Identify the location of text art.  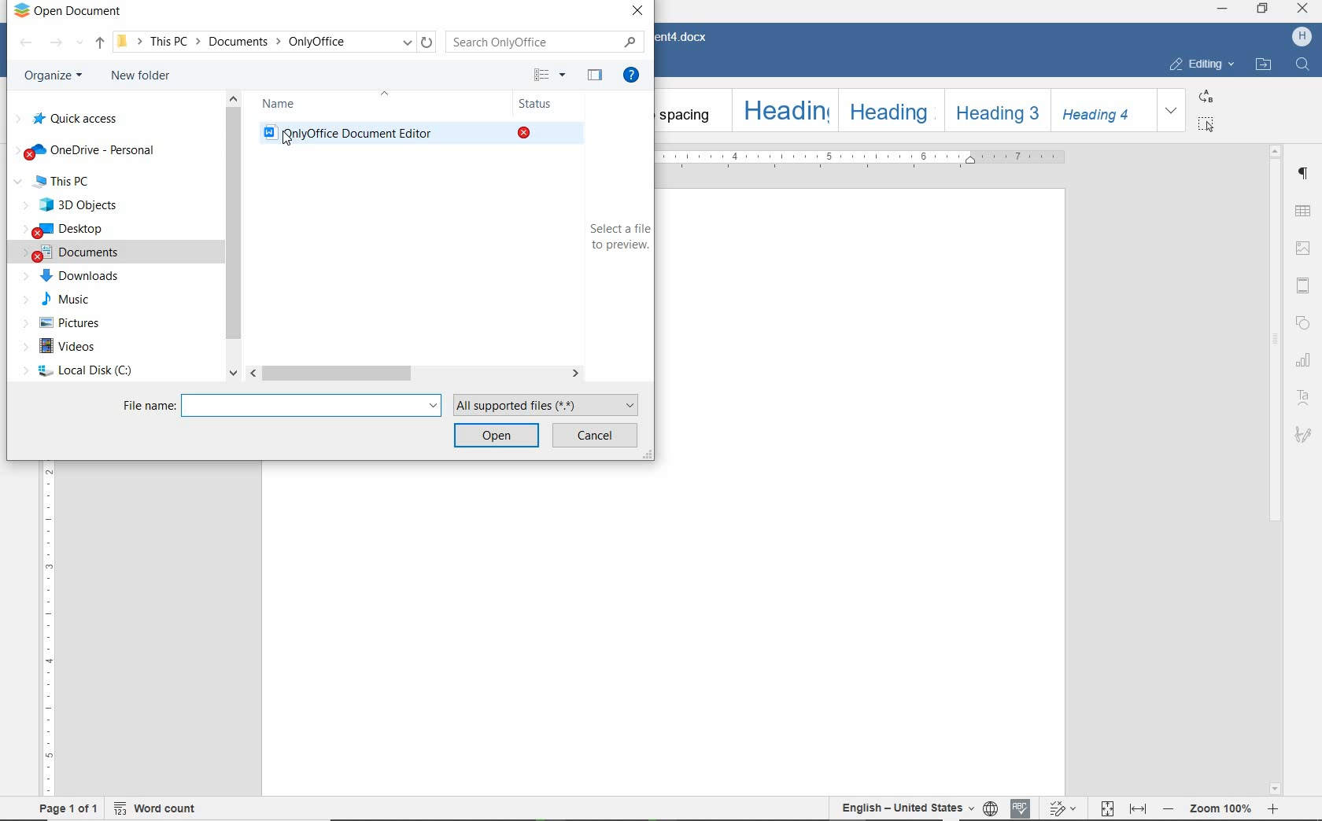
(1305, 397).